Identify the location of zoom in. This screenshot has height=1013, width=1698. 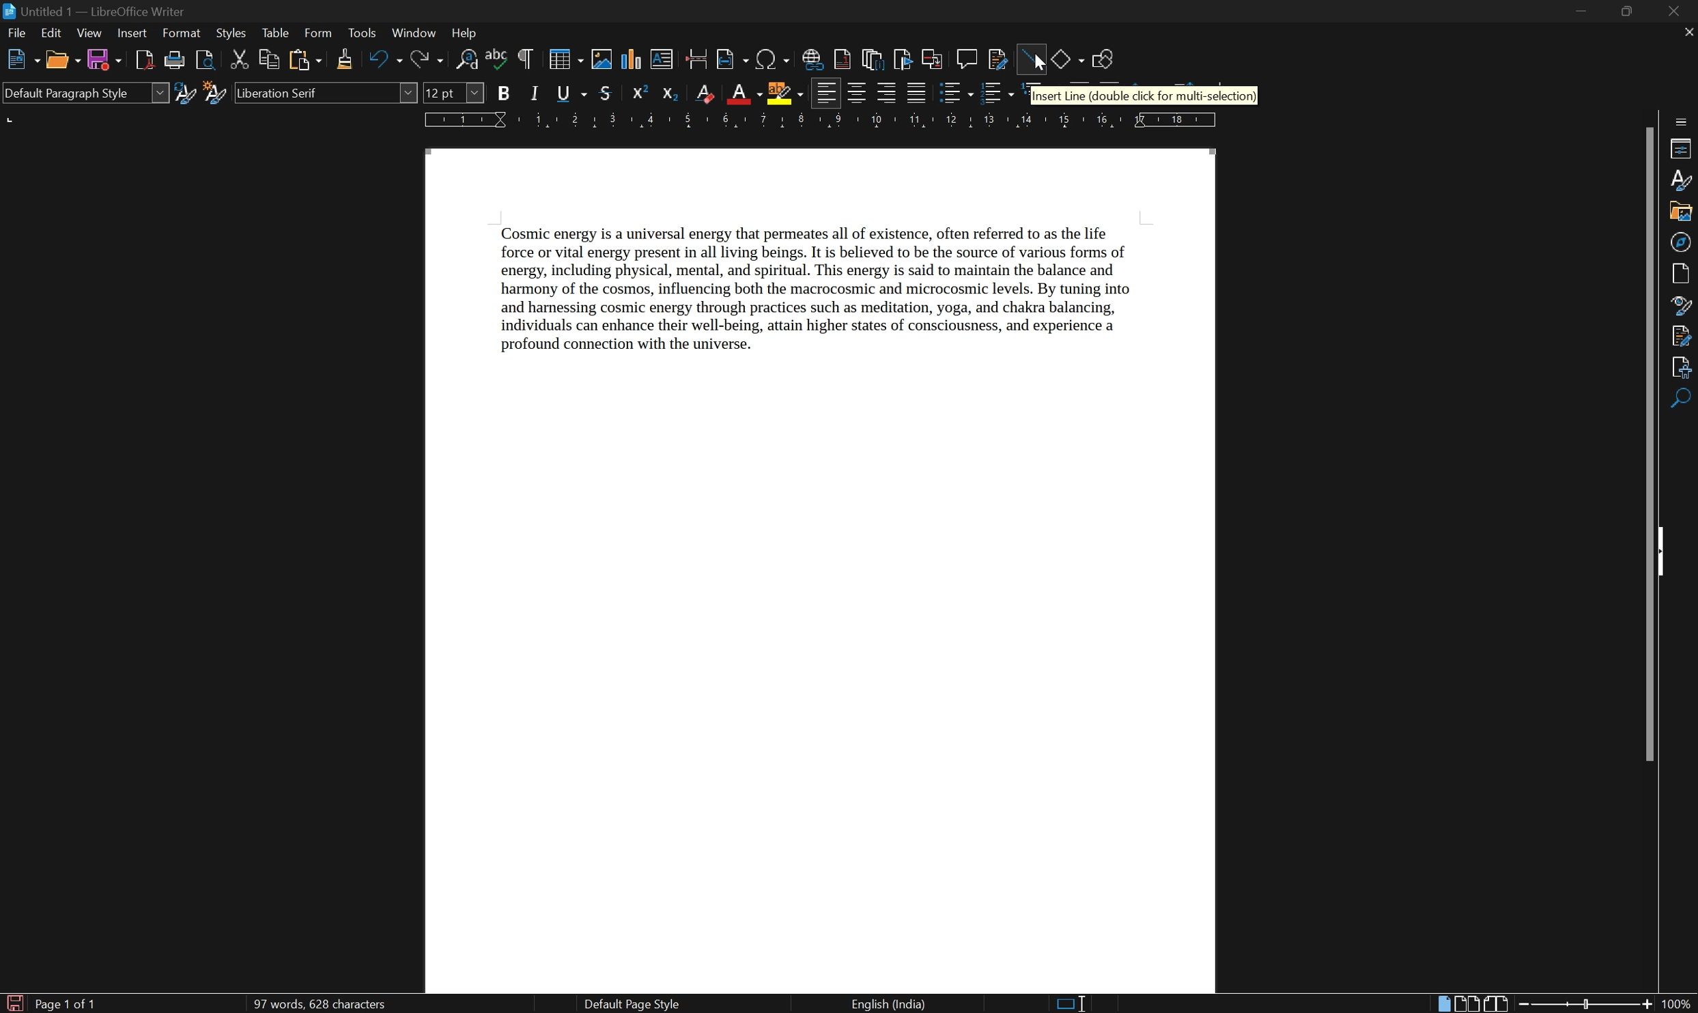
(1645, 1005).